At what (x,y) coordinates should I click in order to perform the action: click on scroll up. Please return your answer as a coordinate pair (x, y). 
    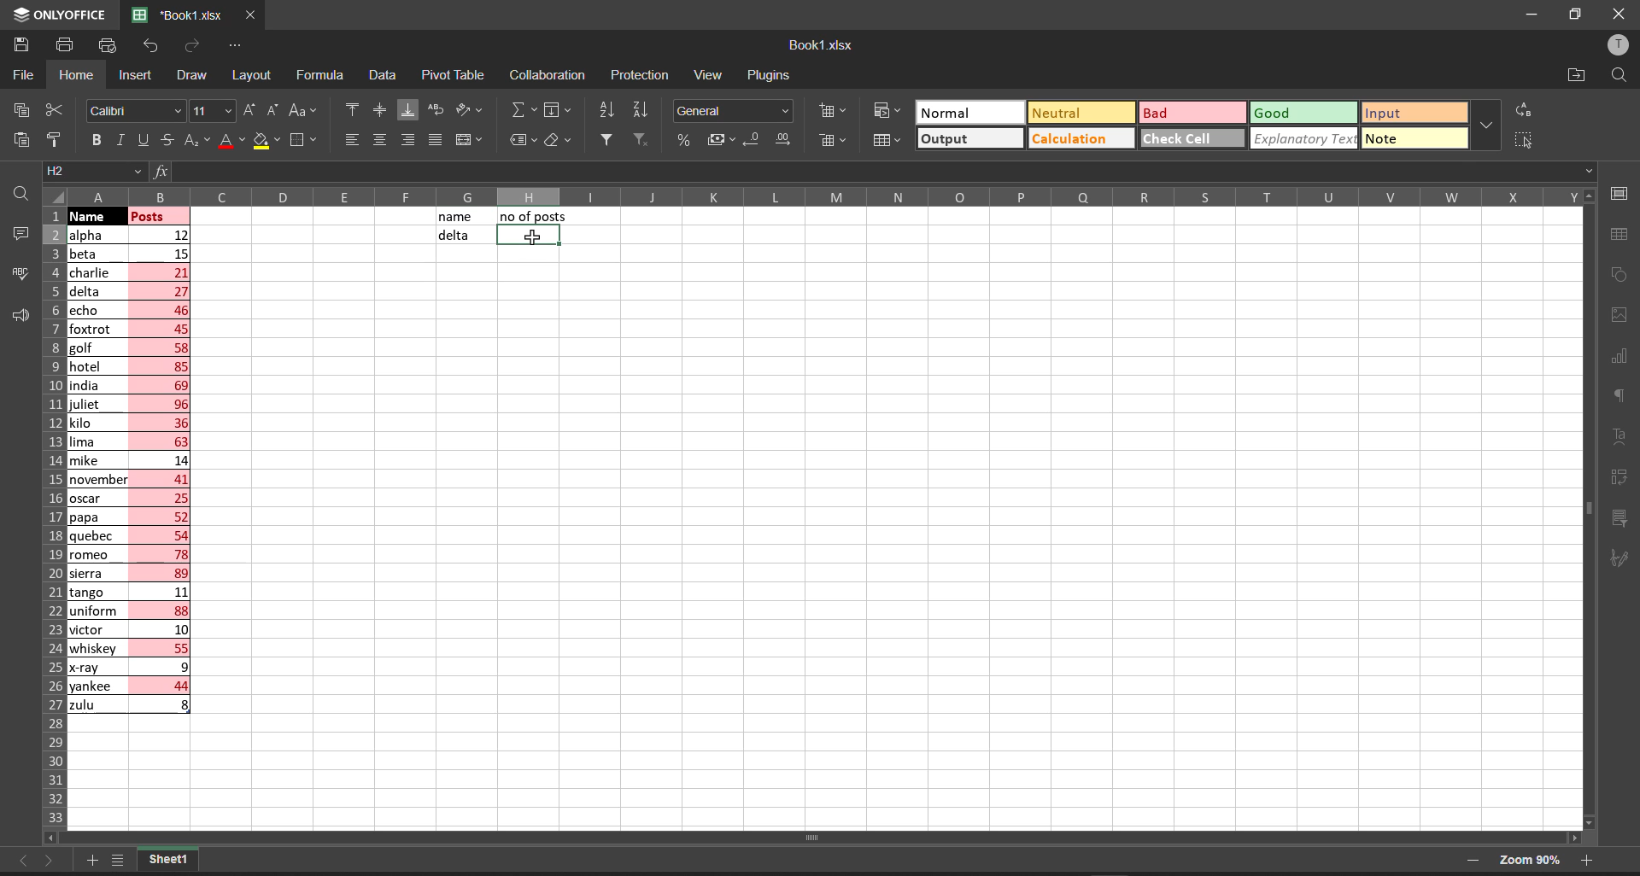
    Looking at the image, I should click on (1584, 196).